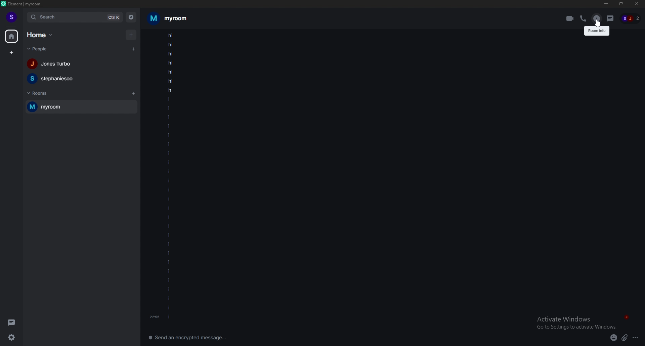 The width and height of the screenshot is (645, 346). I want to click on messages, so click(170, 177).